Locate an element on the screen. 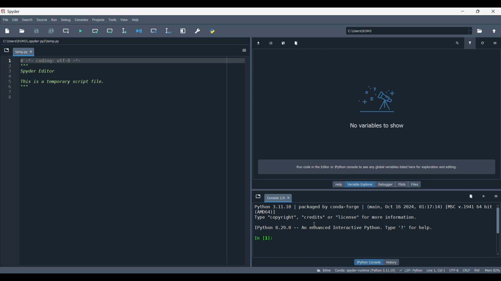 The height and width of the screenshot is (281, 501). Browse a default directory is located at coordinates (480, 31).